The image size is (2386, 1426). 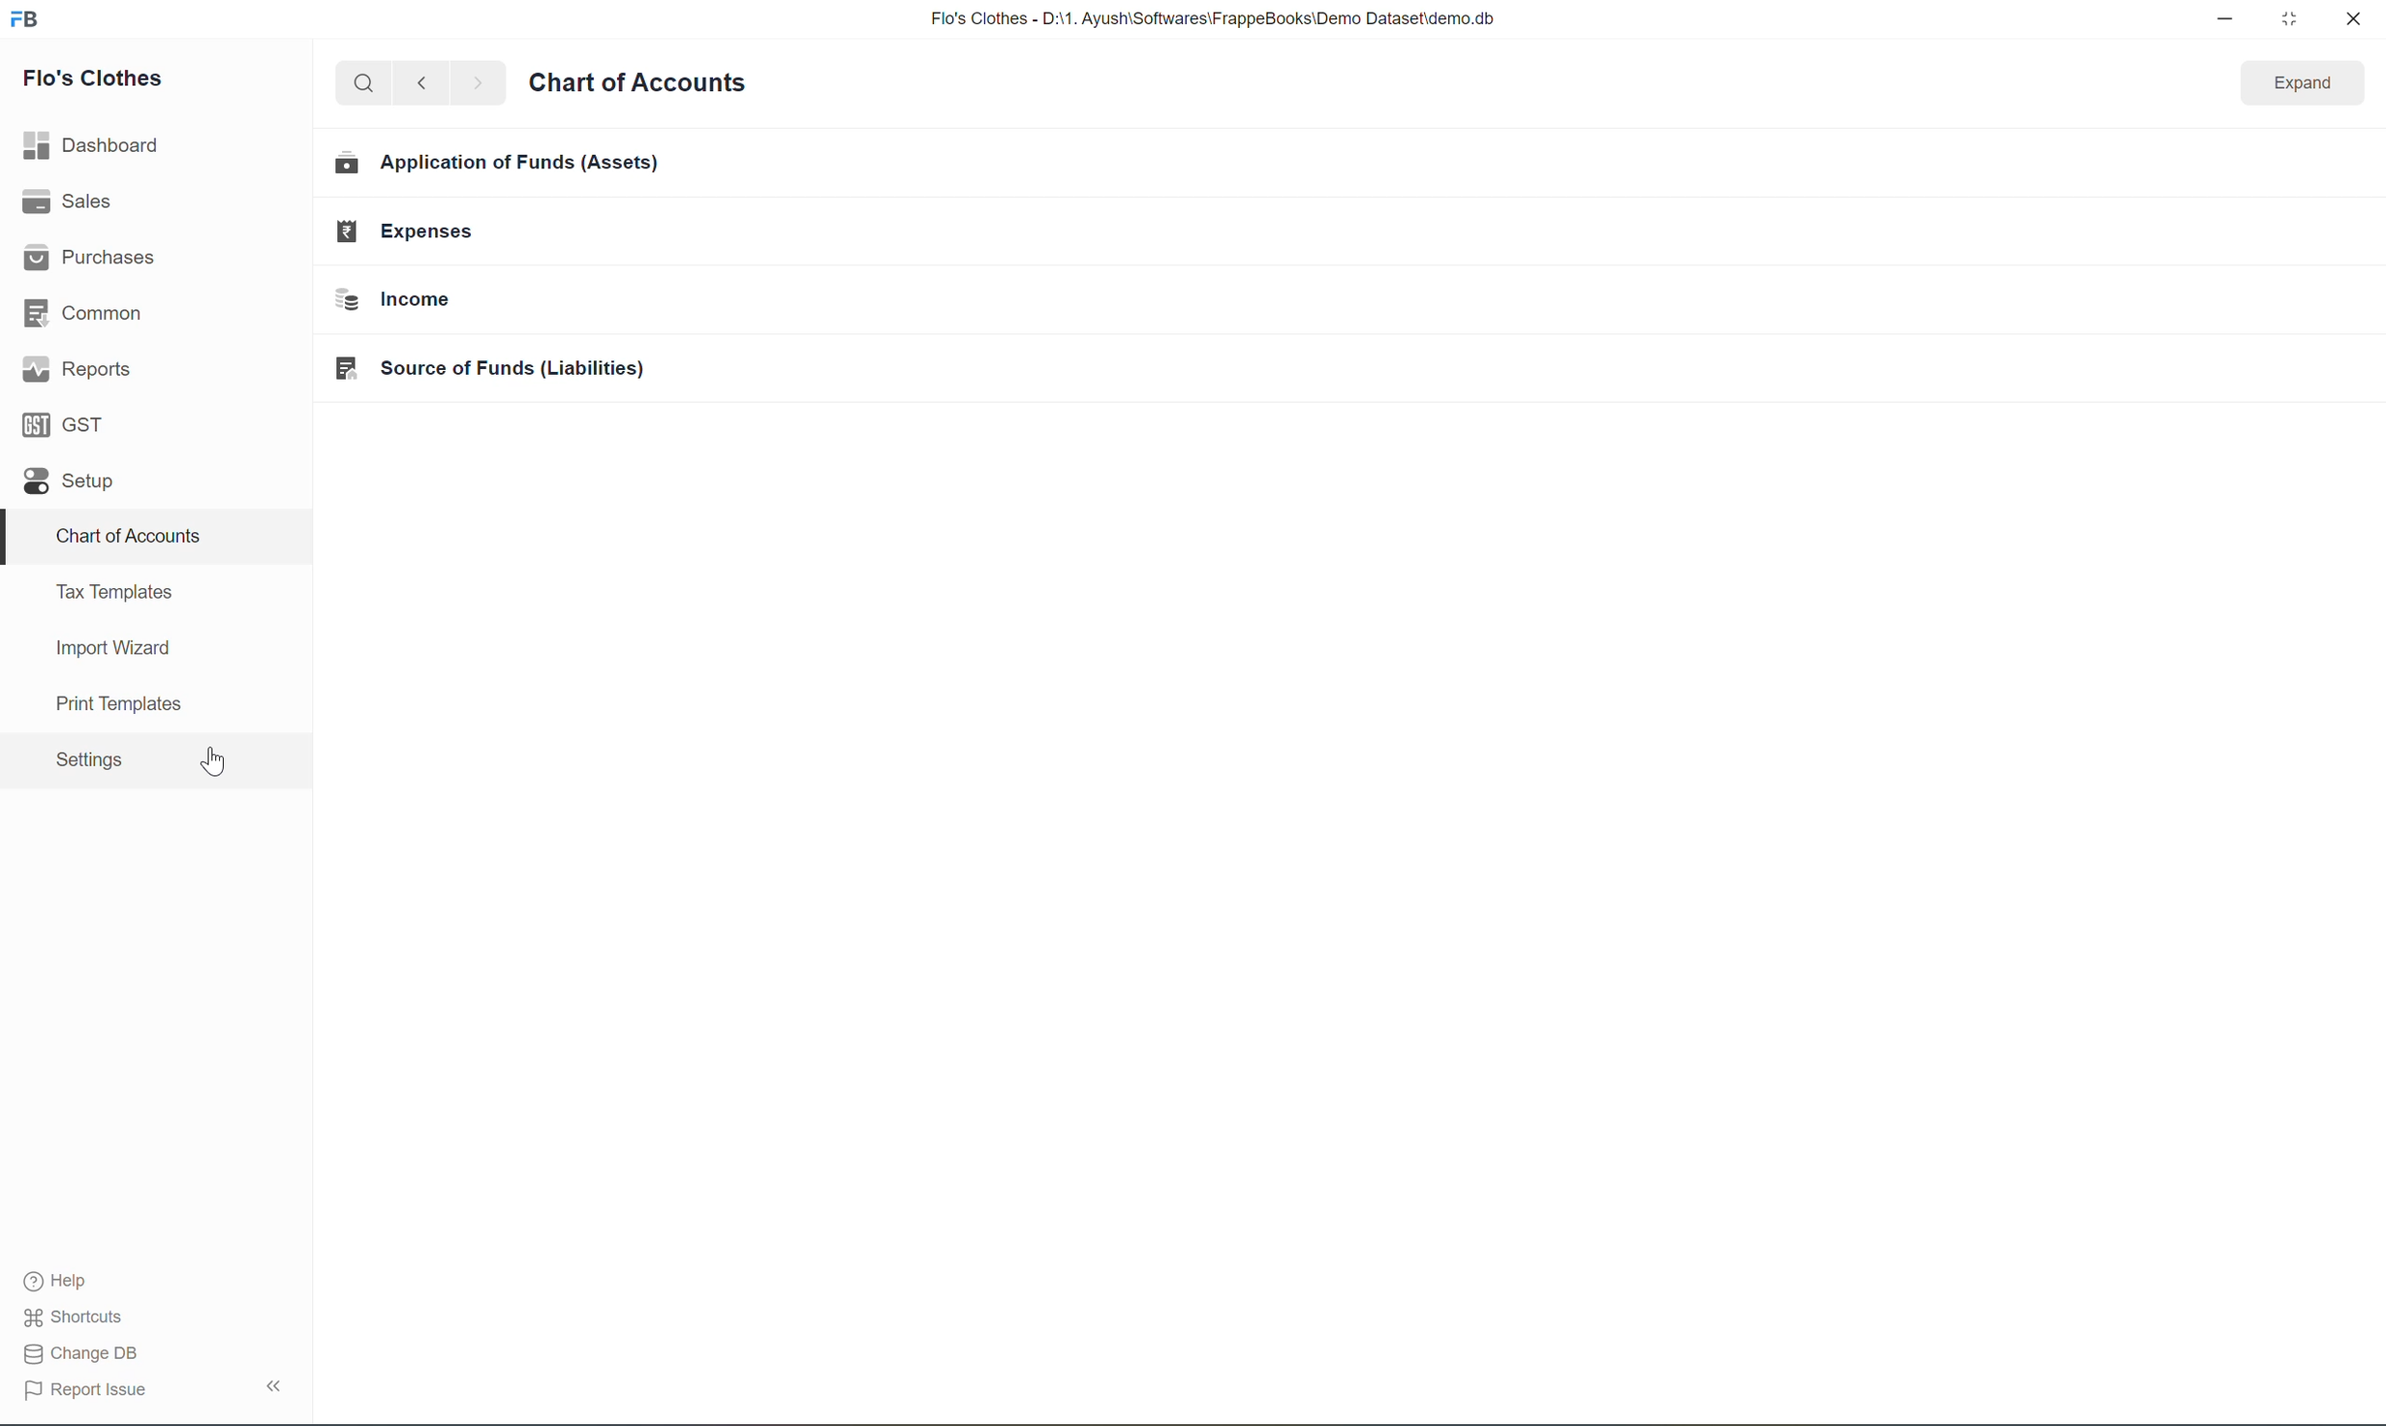 What do you see at coordinates (491, 371) in the screenshot?
I see `Source of Funds (Liabilities)` at bounding box center [491, 371].